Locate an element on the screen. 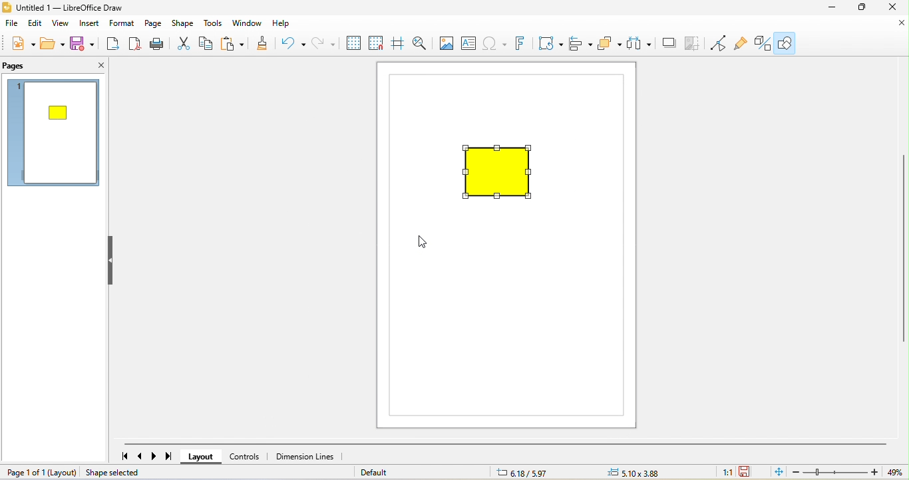  tools is located at coordinates (214, 24).